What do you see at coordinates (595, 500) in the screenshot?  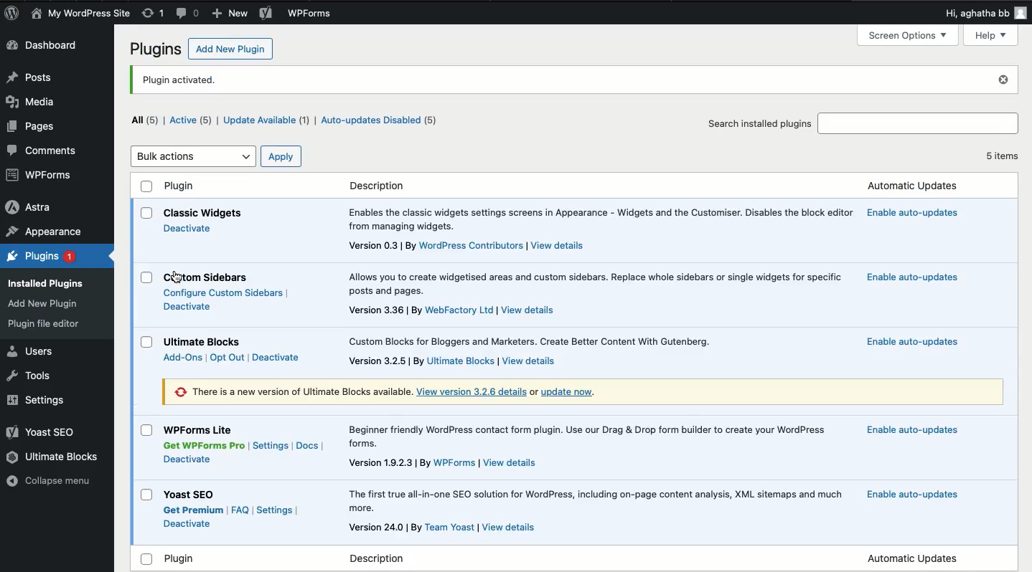 I see `description` at bounding box center [595, 500].